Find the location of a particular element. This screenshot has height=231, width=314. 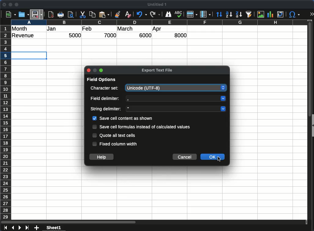

maximize is located at coordinates (101, 70).